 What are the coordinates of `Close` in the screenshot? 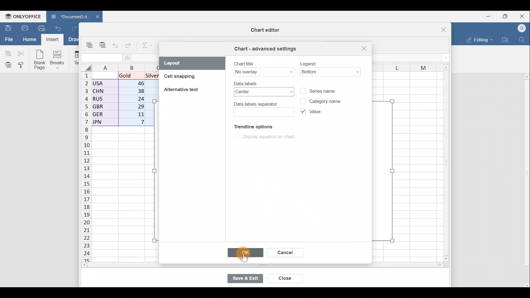 It's located at (363, 49).